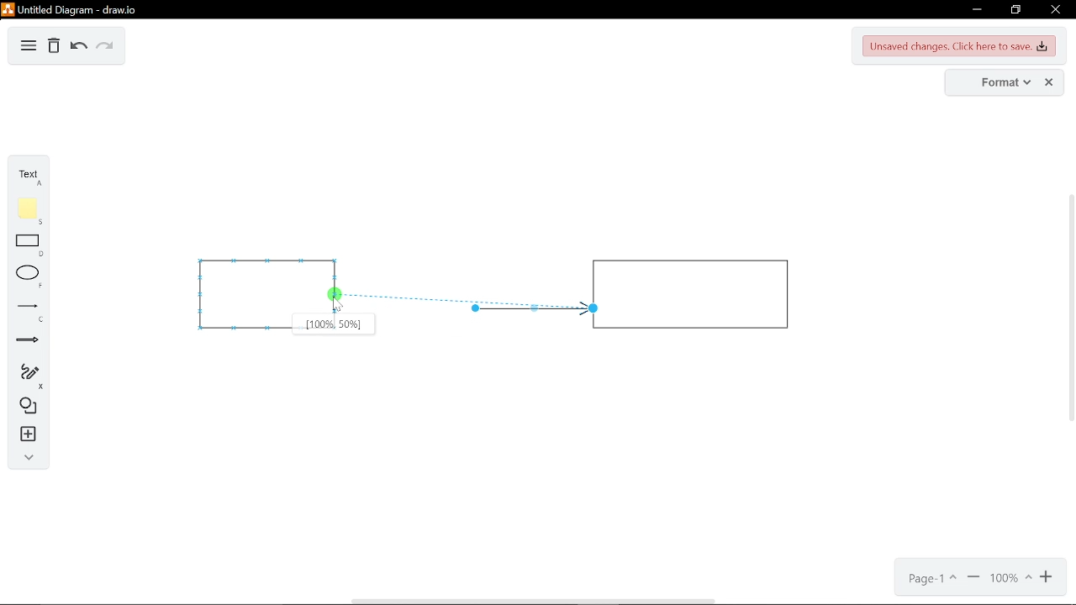 This screenshot has height=605, width=1076. What do you see at coordinates (29, 46) in the screenshot?
I see `diagram` at bounding box center [29, 46].